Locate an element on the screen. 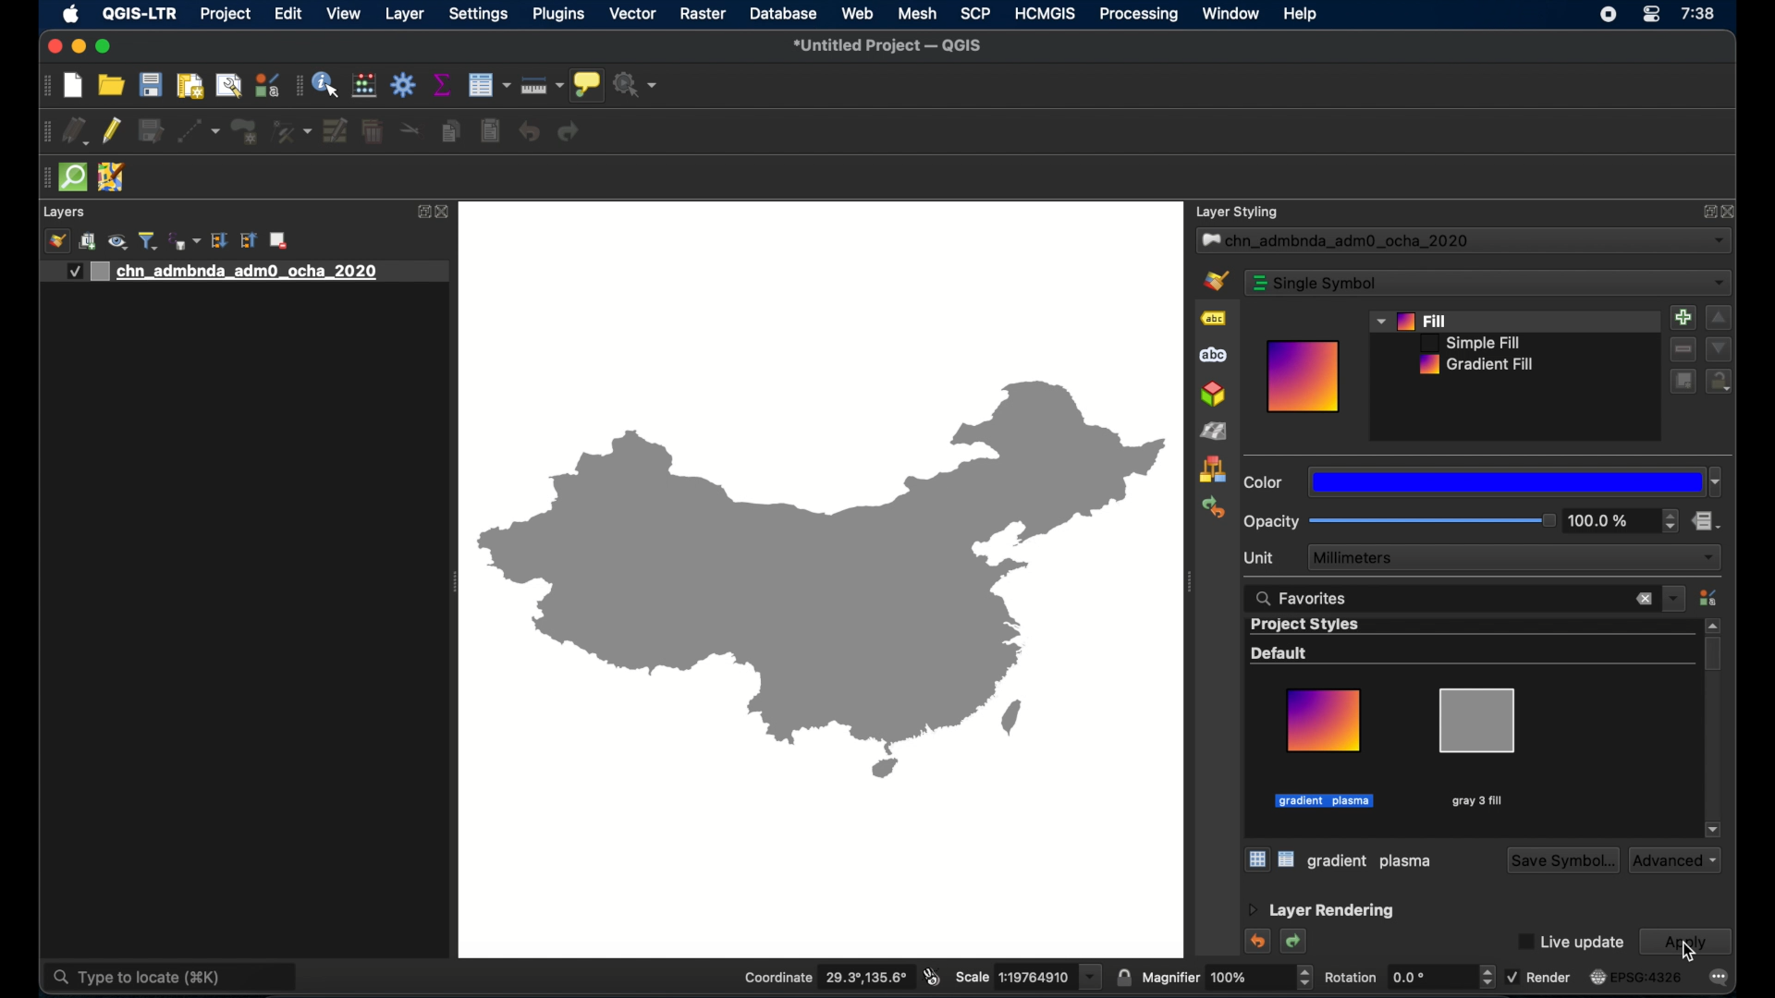  raster is located at coordinates (704, 14).